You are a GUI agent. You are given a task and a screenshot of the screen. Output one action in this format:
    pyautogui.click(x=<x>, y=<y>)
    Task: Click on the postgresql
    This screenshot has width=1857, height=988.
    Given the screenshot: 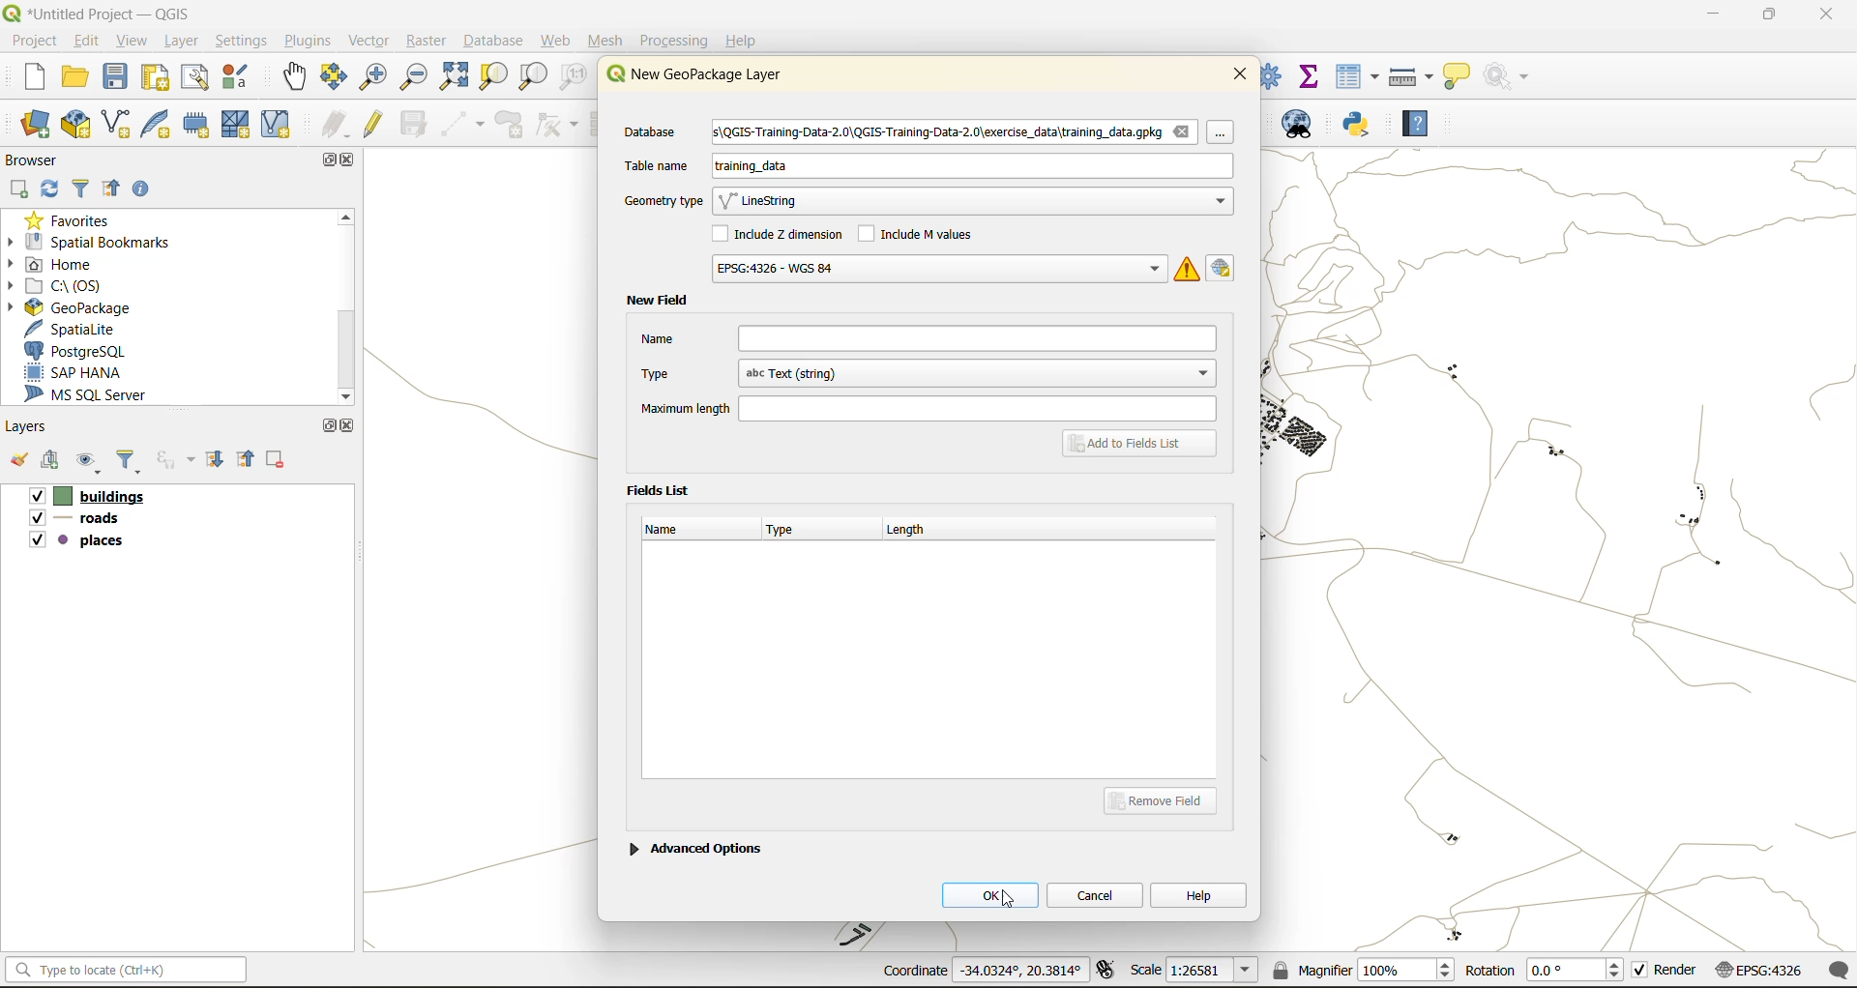 What is the action you would take?
    pyautogui.click(x=90, y=351)
    